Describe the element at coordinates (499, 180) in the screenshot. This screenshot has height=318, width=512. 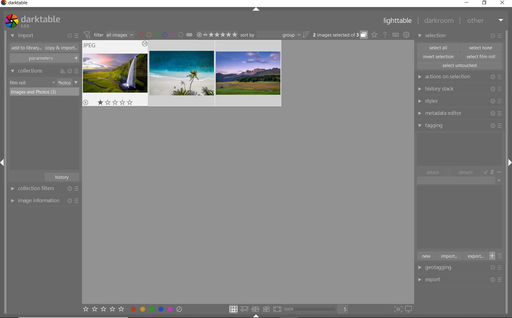
I see `clear entry` at that location.